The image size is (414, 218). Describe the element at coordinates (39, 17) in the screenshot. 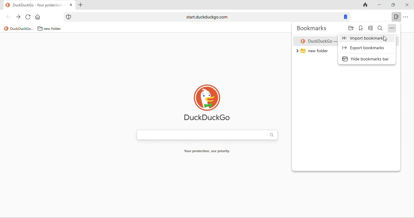

I see `home` at that location.